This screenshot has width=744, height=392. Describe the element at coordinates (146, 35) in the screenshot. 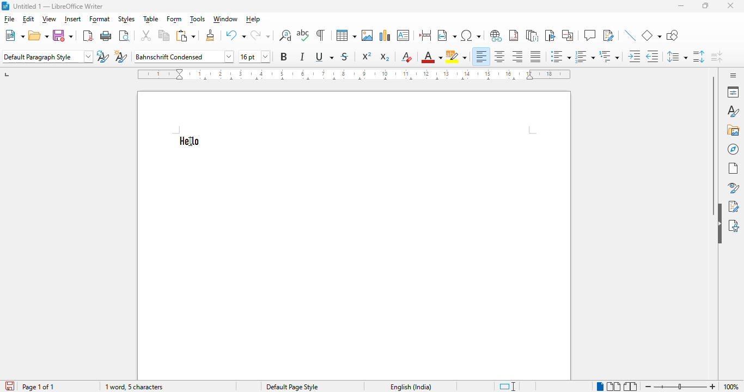

I see `cut` at that location.